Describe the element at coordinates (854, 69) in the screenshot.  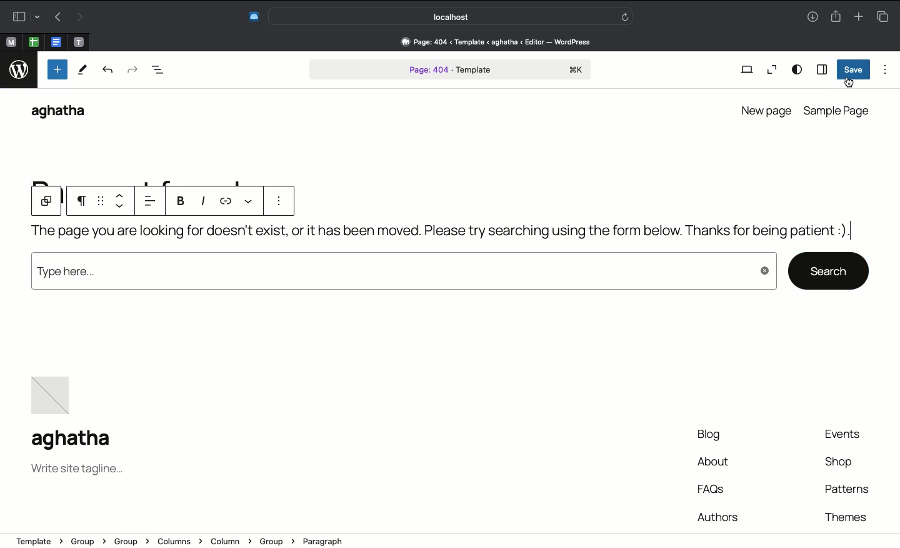
I see `Save` at that location.